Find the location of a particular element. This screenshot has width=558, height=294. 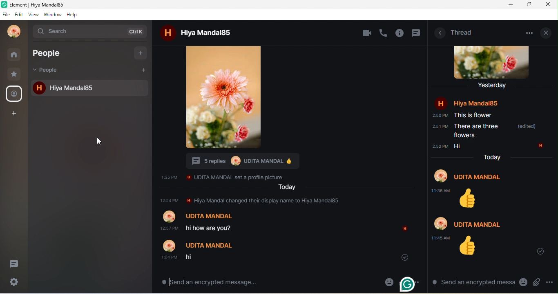

12:57 PM is located at coordinates (166, 229).